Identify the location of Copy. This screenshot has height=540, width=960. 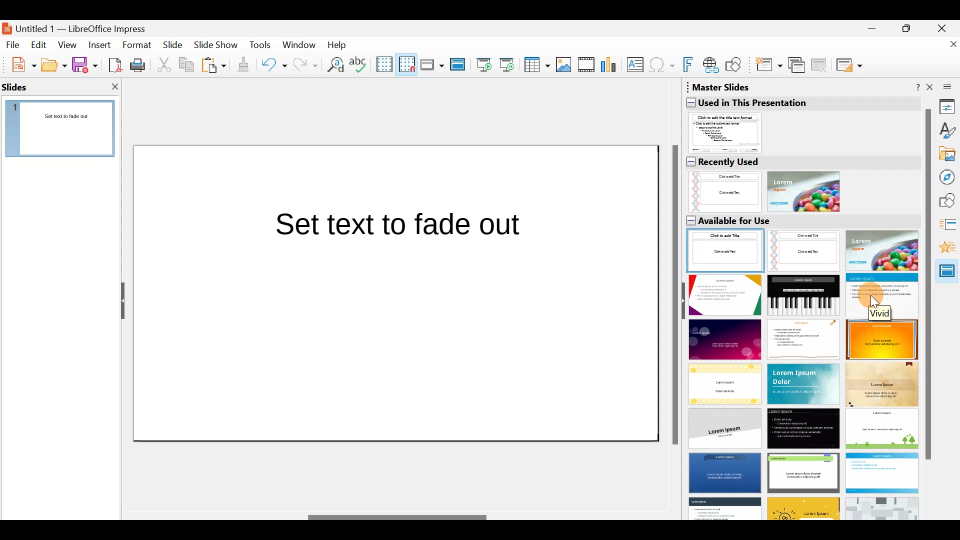
(185, 65).